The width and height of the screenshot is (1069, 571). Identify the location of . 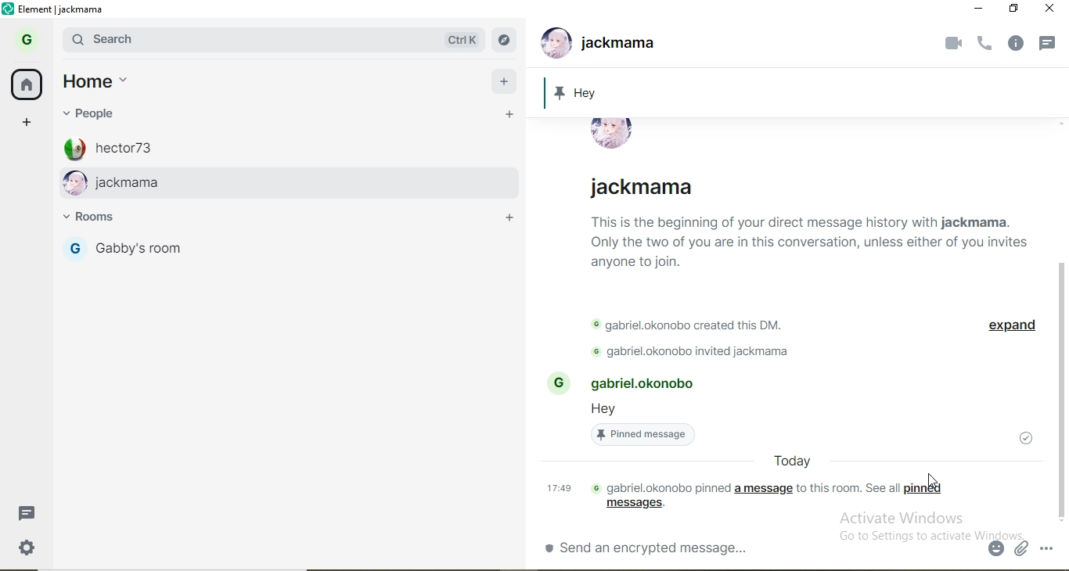
(1062, 393).